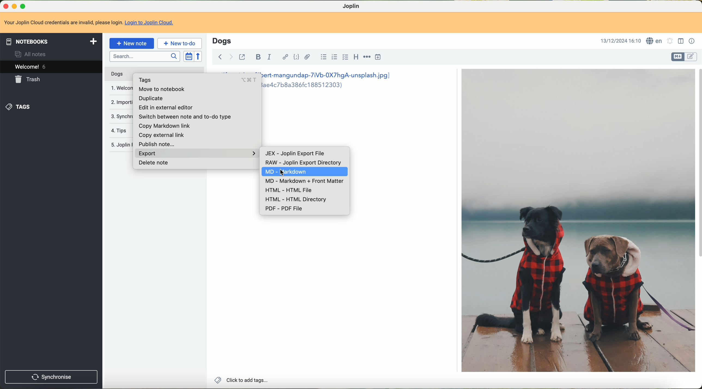  I want to click on toggle editors, so click(691, 57).